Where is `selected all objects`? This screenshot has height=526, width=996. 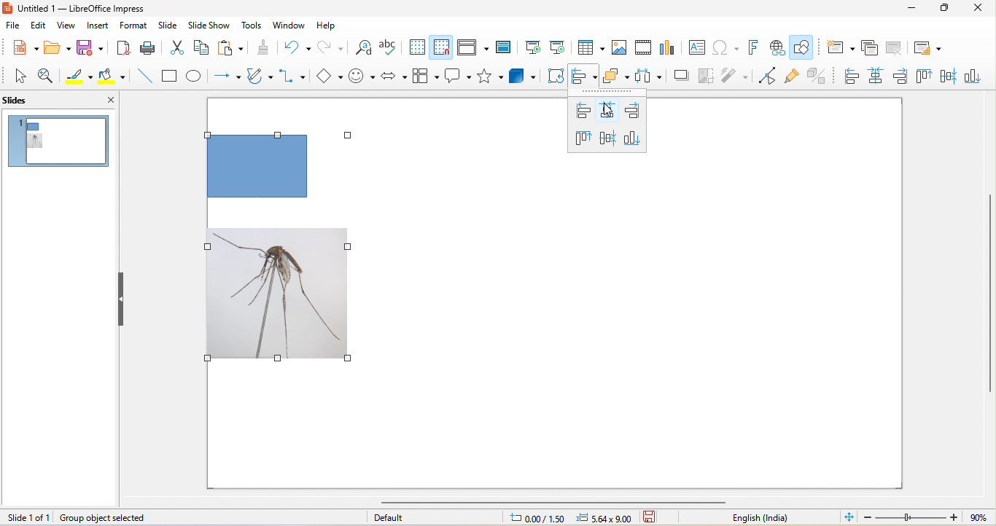
selected all objects is located at coordinates (288, 244).